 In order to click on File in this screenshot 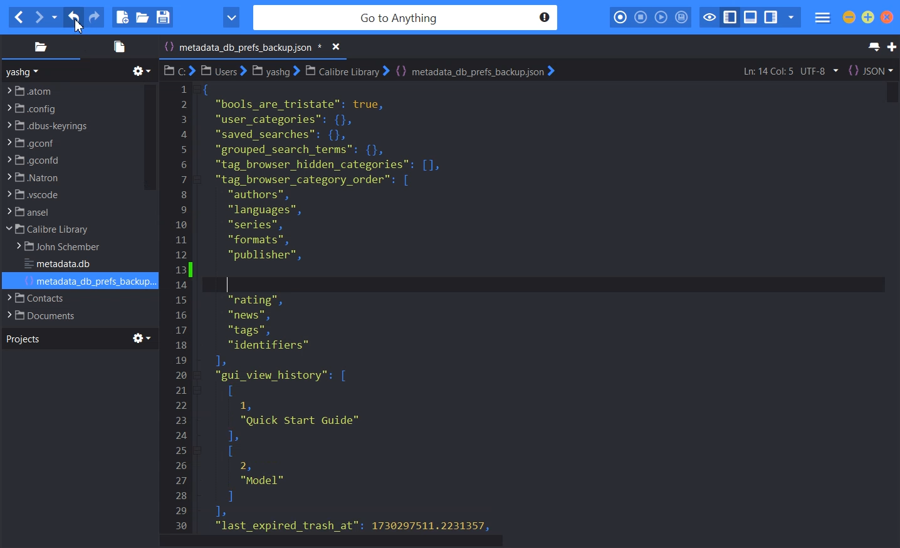, I will do `click(71, 90)`.